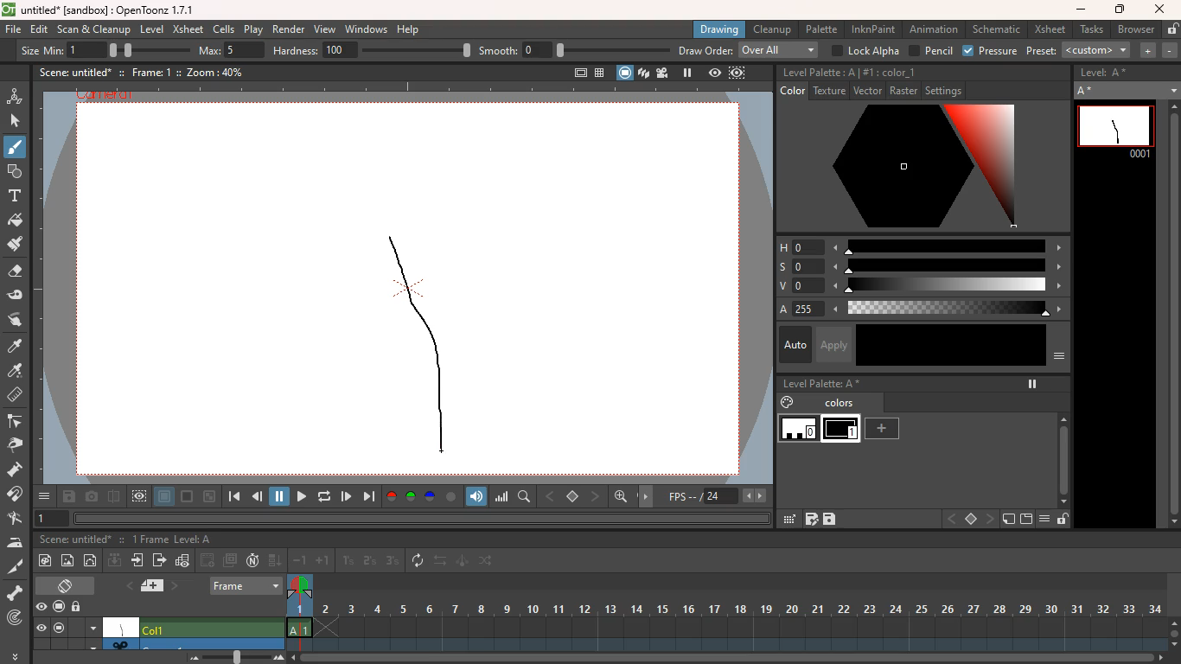  Describe the element at coordinates (259, 498) in the screenshot. I see `back` at that location.